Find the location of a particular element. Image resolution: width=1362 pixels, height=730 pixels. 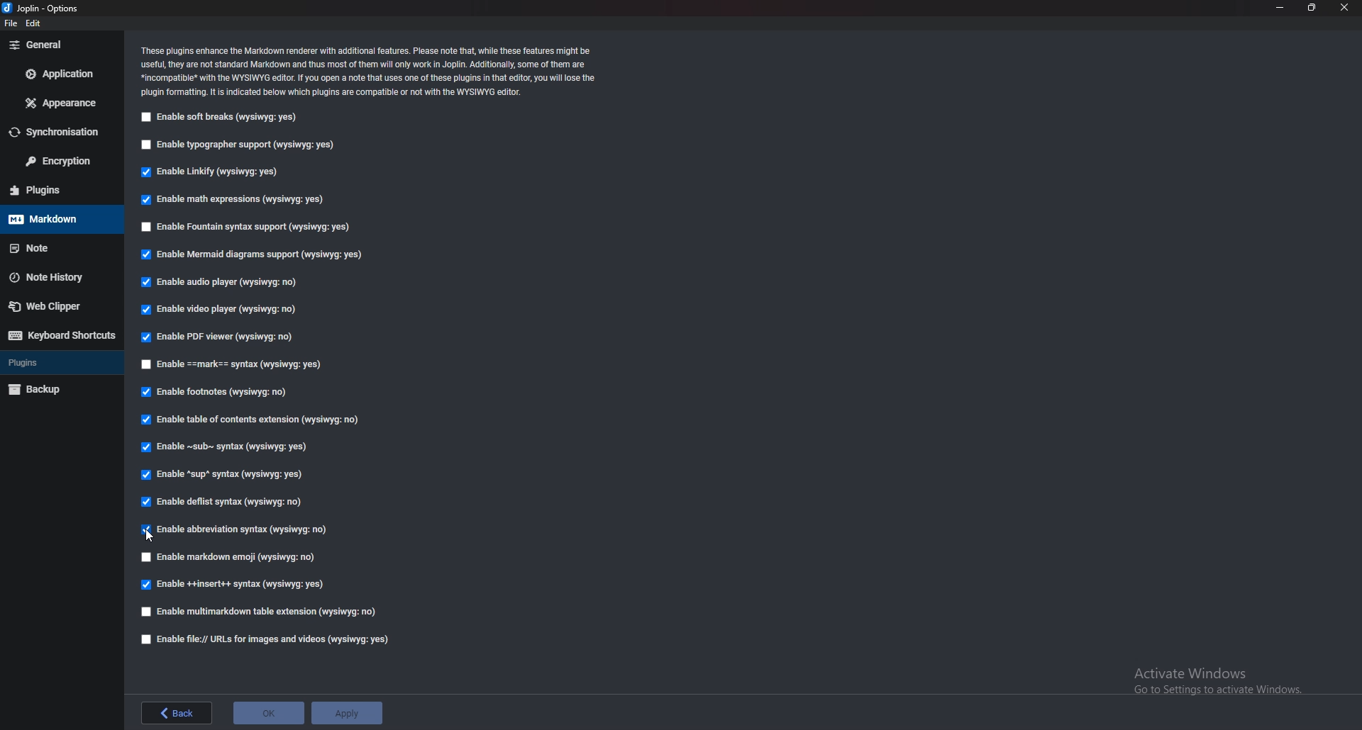

Minimize is located at coordinates (1280, 8).